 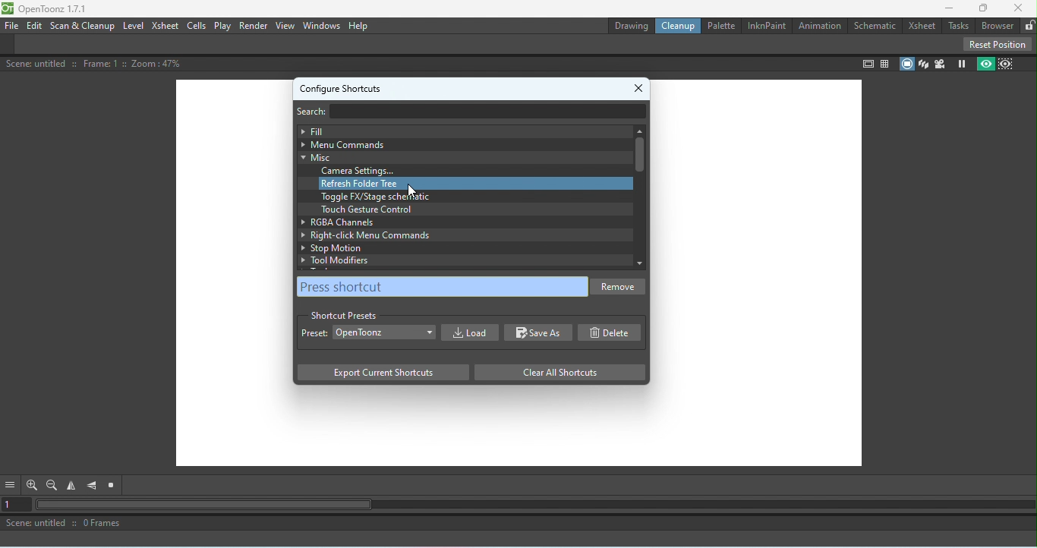 What do you see at coordinates (613, 332) in the screenshot?
I see `Delete` at bounding box center [613, 332].